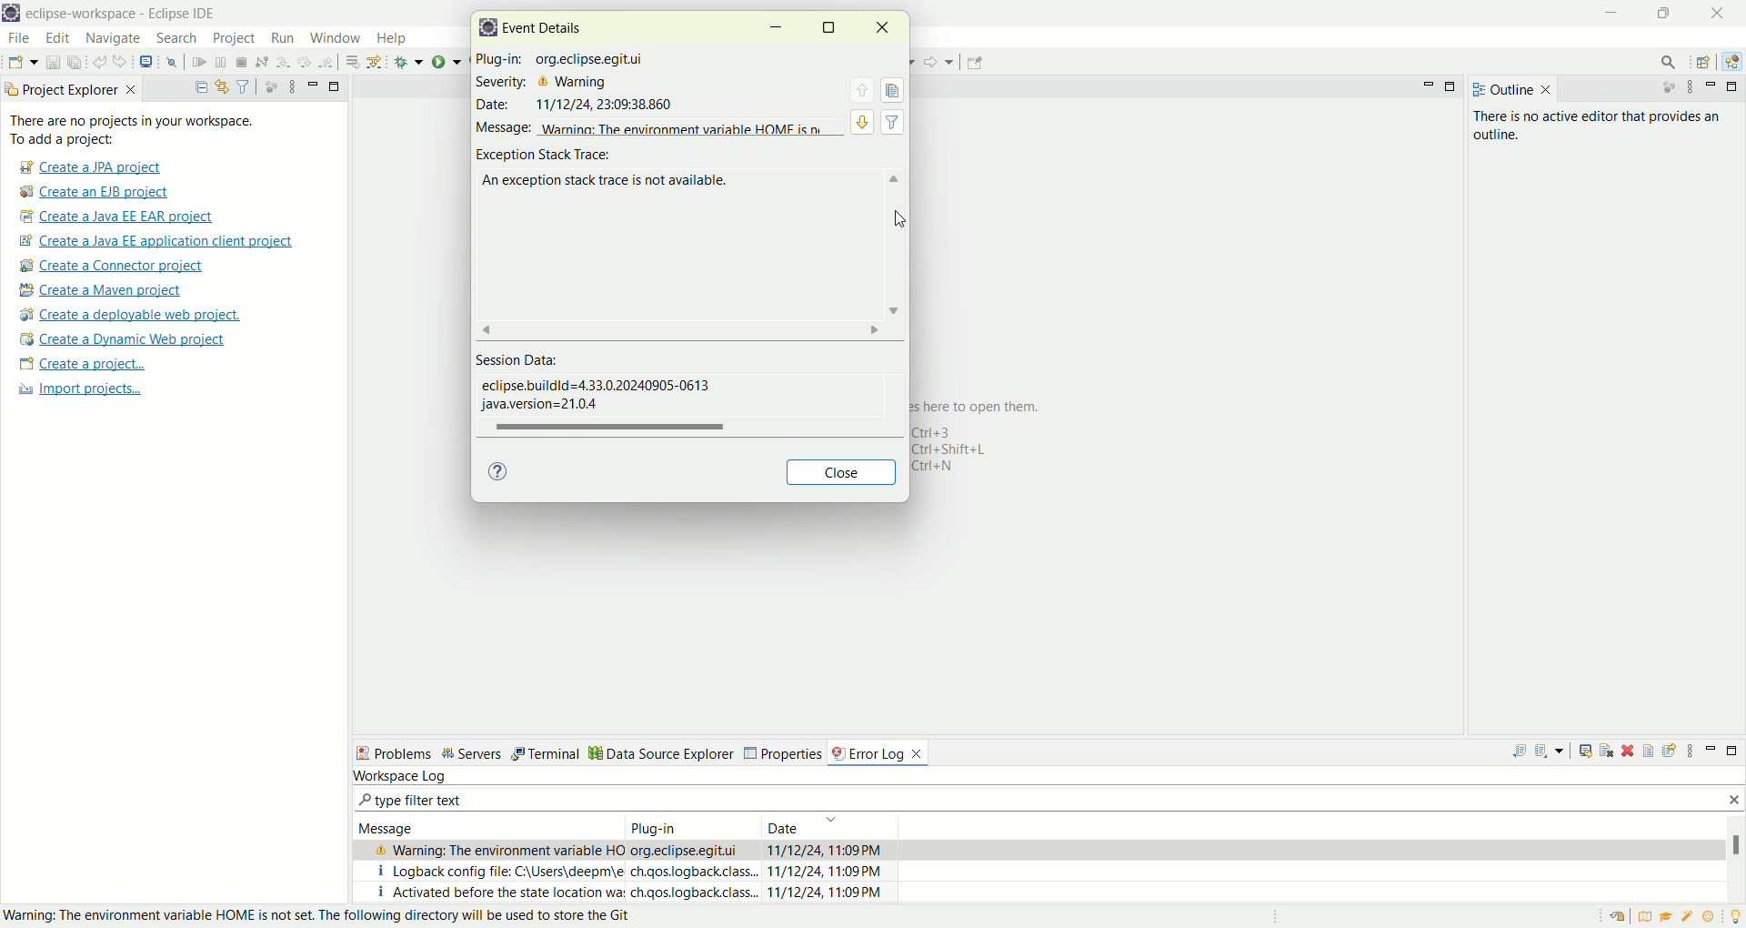 This screenshot has height=928, width=1746. Describe the element at coordinates (177, 38) in the screenshot. I see `search` at that location.